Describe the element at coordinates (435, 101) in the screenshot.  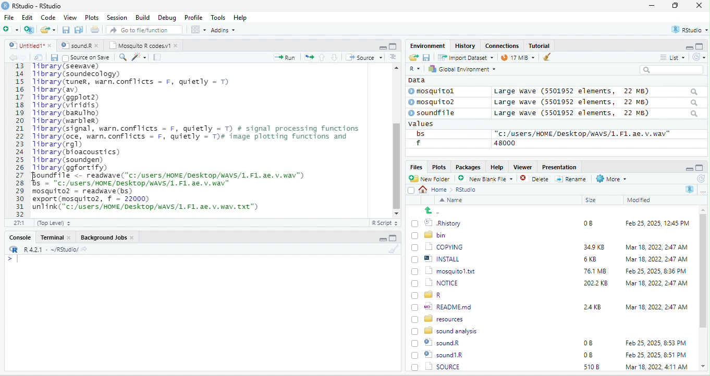
I see `© mosquito?` at that location.